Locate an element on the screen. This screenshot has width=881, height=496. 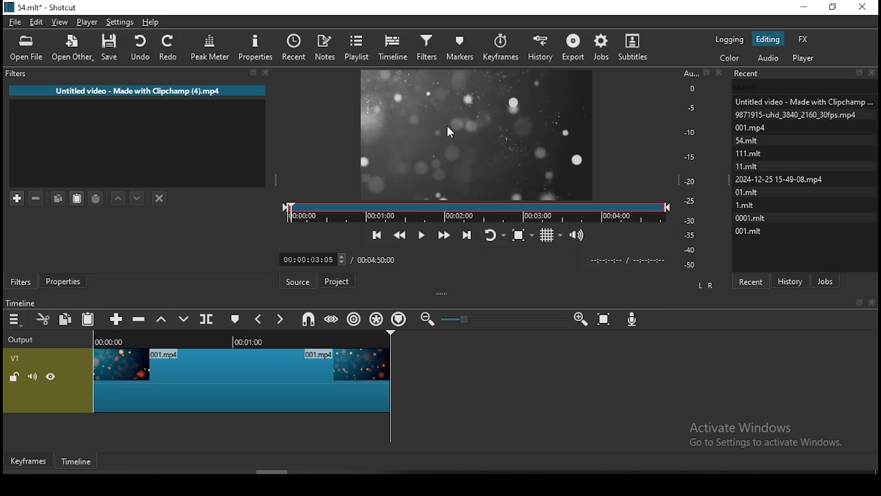
undo is located at coordinates (139, 47).